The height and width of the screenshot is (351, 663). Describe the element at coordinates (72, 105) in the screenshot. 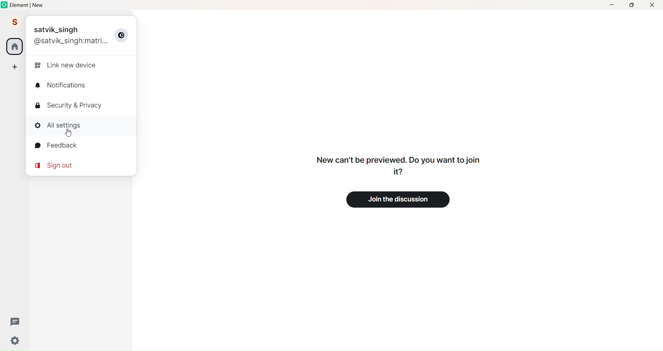

I see `Security and Privacy` at that location.